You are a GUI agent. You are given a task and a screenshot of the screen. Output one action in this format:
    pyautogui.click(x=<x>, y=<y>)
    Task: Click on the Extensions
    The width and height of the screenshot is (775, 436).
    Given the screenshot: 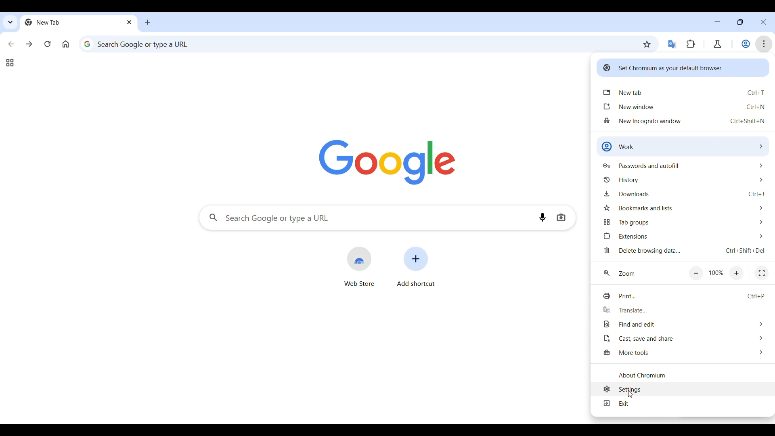 What is the action you would take?
    pyautogui.click(x=683, y=236)
    